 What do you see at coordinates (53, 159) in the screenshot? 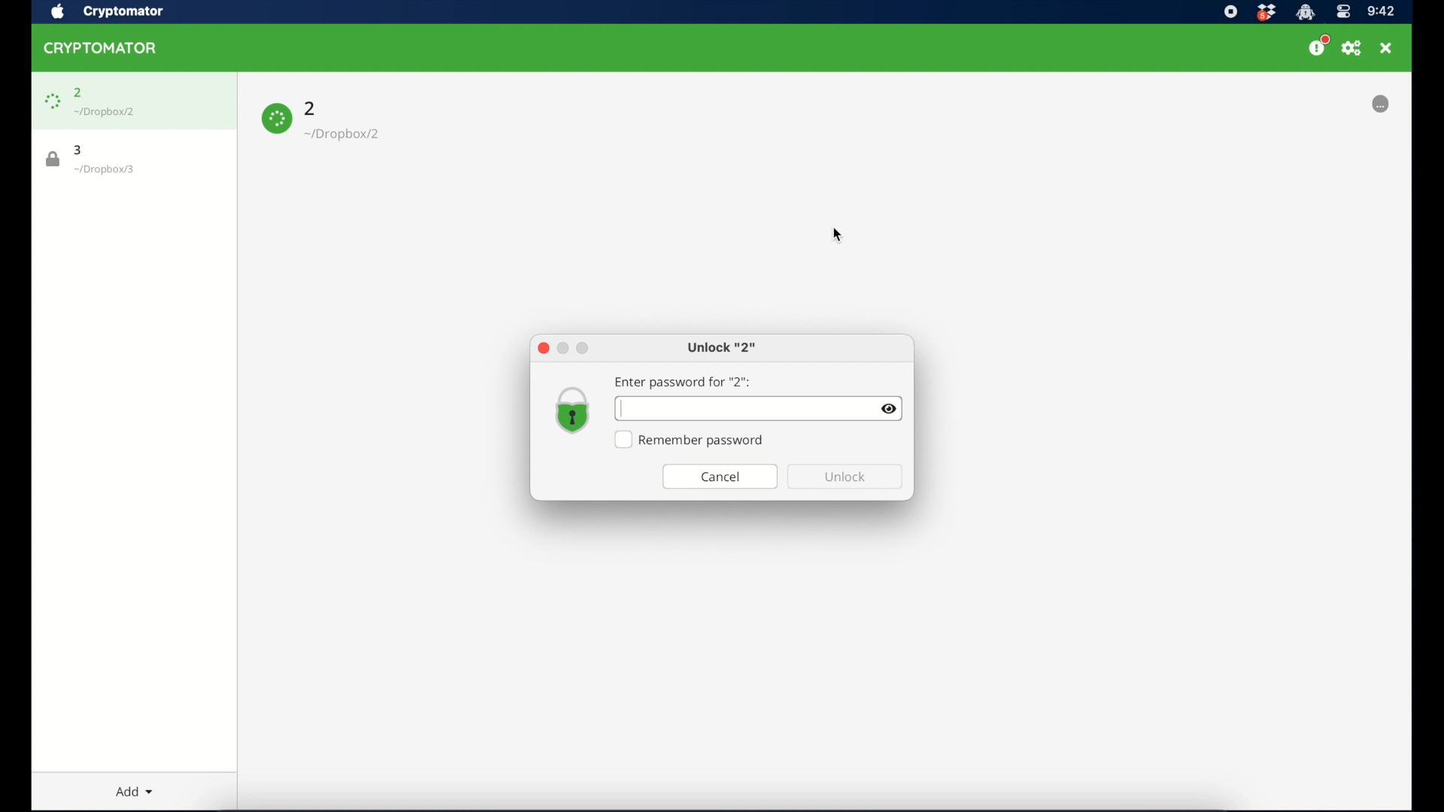
I see `lock icon` at bounding box center [53, 159].